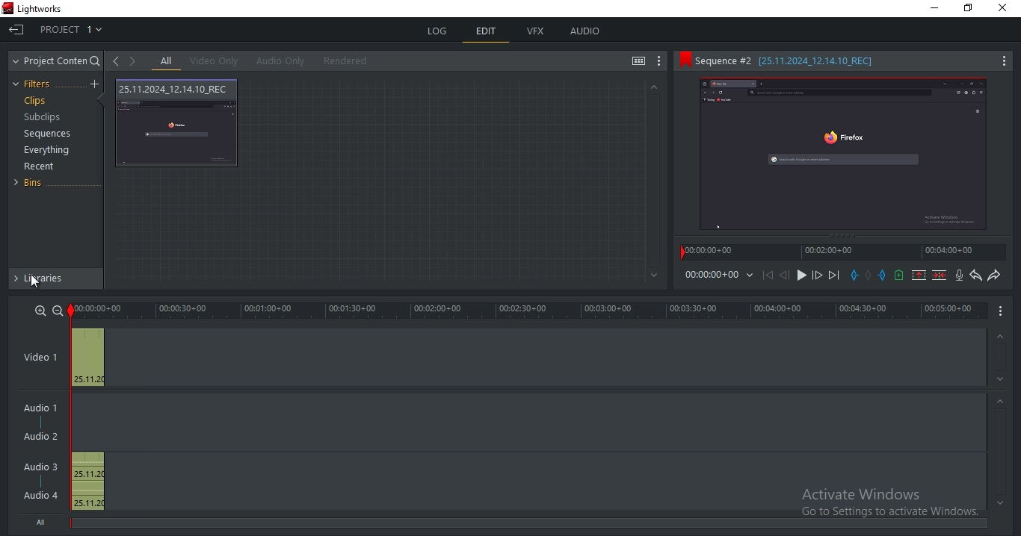  I want to click on close, so click(1006, 9).